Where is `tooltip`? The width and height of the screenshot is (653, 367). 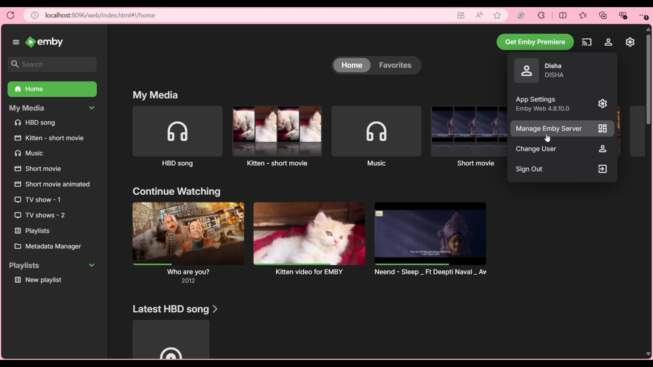 tooltip is located at coordinates (626, 56).